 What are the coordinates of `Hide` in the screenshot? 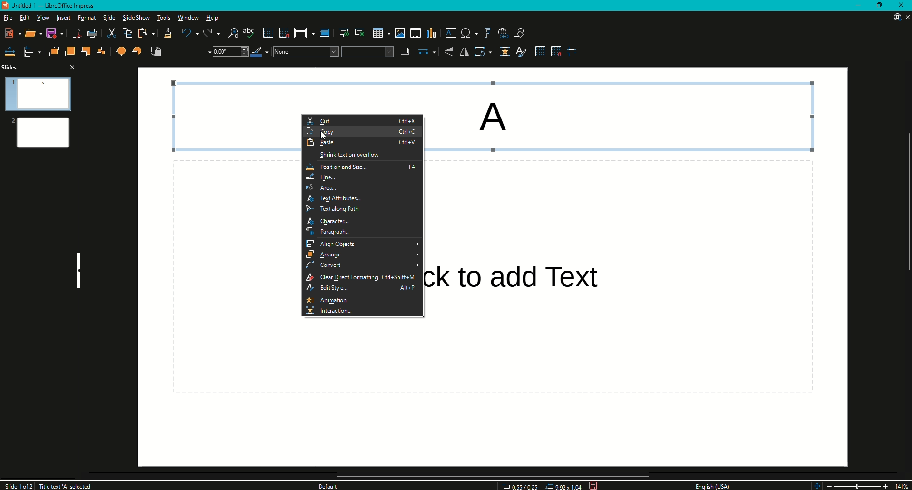 It's located at (80, 267).